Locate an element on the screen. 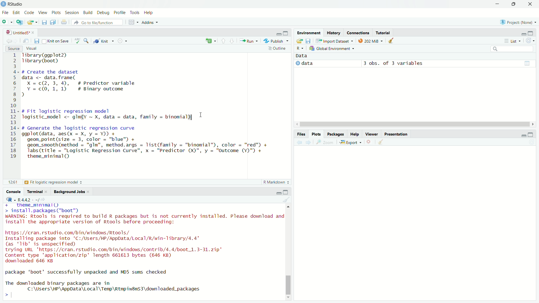 The height and width of the screenshot is (303, 539). Save current document is located at coordinates (44, 22).